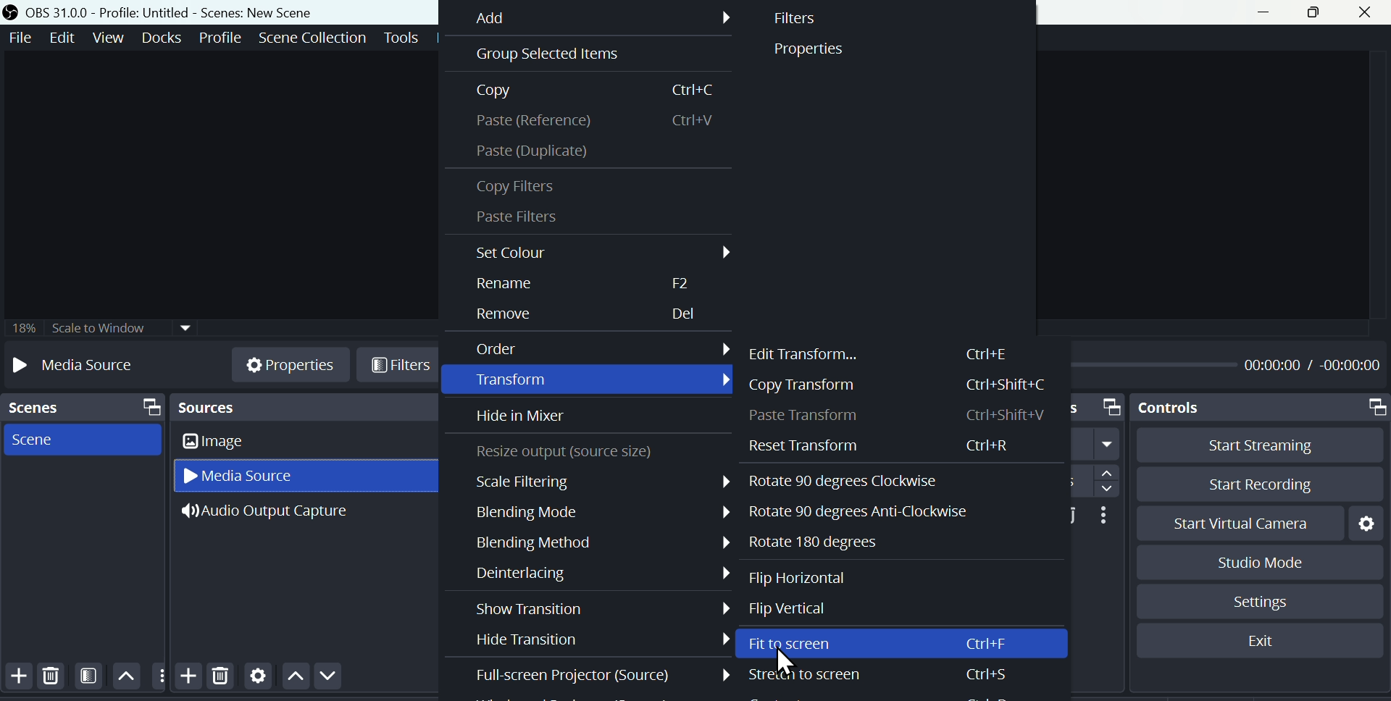 This screenshot has height=701, width=1391. What do you see at coordinates (401, 37) in the screenshot?
I see `Tools` at bounding box center [401, 37].